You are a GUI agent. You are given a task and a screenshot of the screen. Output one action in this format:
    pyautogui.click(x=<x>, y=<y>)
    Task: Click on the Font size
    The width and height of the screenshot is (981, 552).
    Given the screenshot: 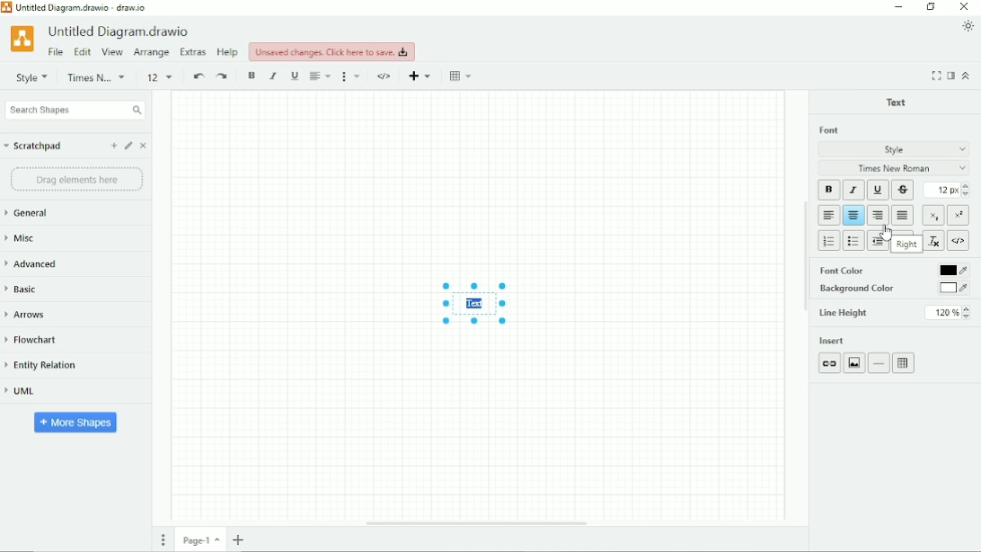 What is the action you would take?
    pyautogui.click(x=948, y=191)
    